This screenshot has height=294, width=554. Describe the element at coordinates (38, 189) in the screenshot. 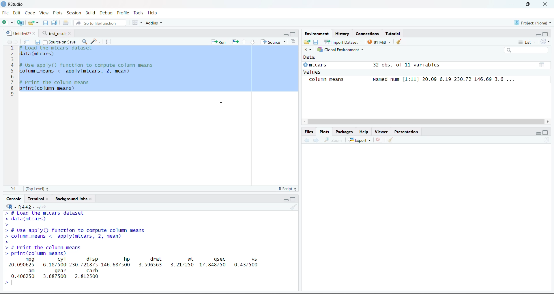

I see `(Top Level):` at that location.